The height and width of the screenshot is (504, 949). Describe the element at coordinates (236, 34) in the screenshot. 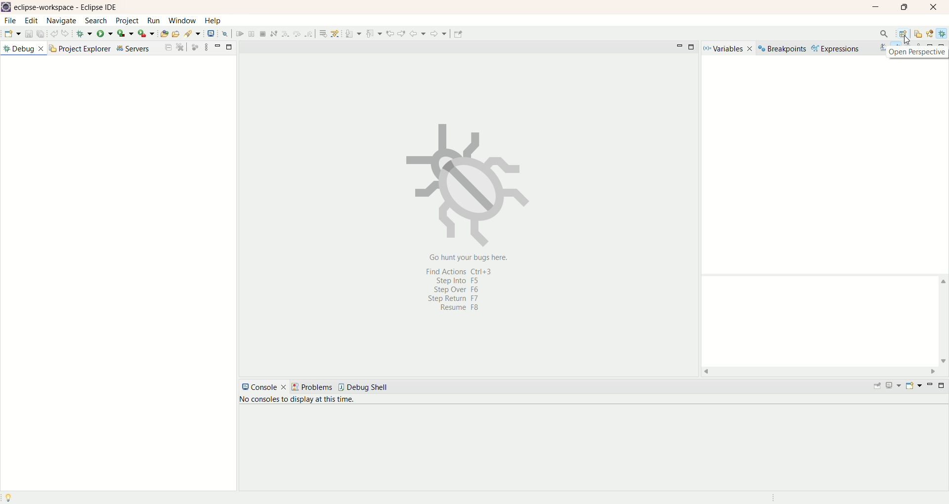

I see `search` at that location.